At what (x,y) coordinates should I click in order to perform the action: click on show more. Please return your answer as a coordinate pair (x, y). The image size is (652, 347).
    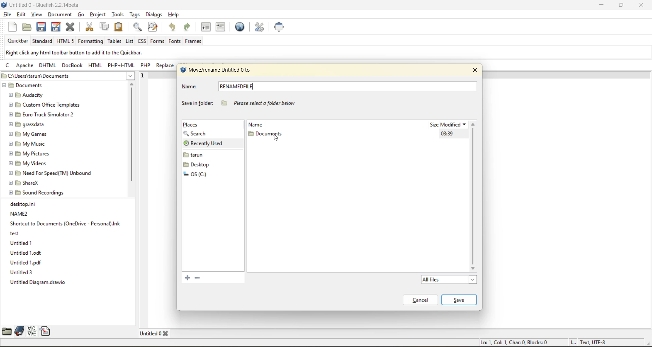
    Looking at the image, I should click on (132, 75).